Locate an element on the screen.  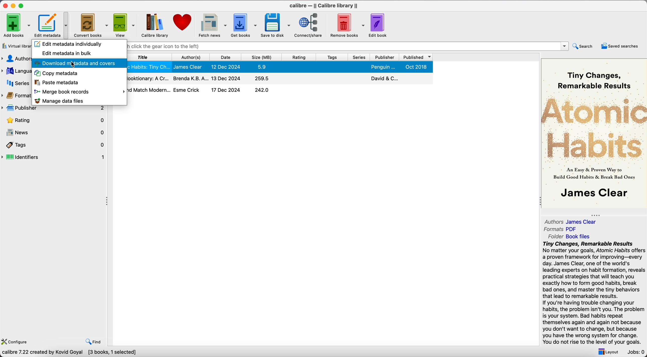
size is located at coordinates (262, 57).